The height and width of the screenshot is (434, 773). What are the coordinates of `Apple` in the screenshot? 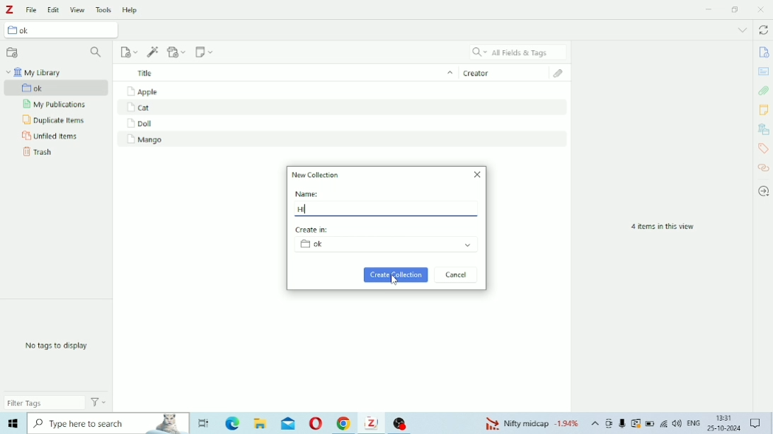 It's located at (142, 90).